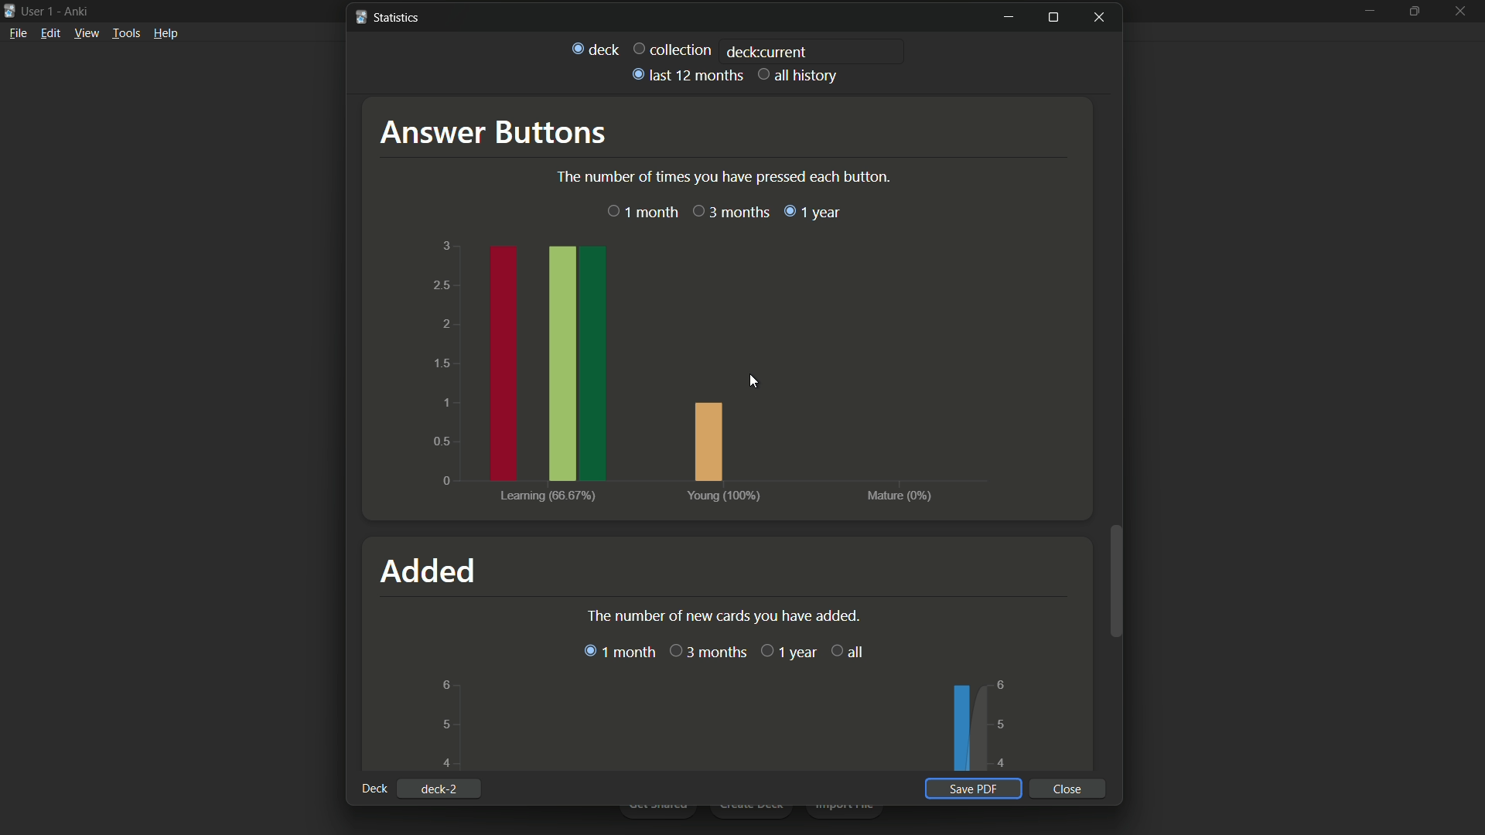 The width and height of the screenshot is (1485, 835). I want to click on Logo, so click(9, 12).